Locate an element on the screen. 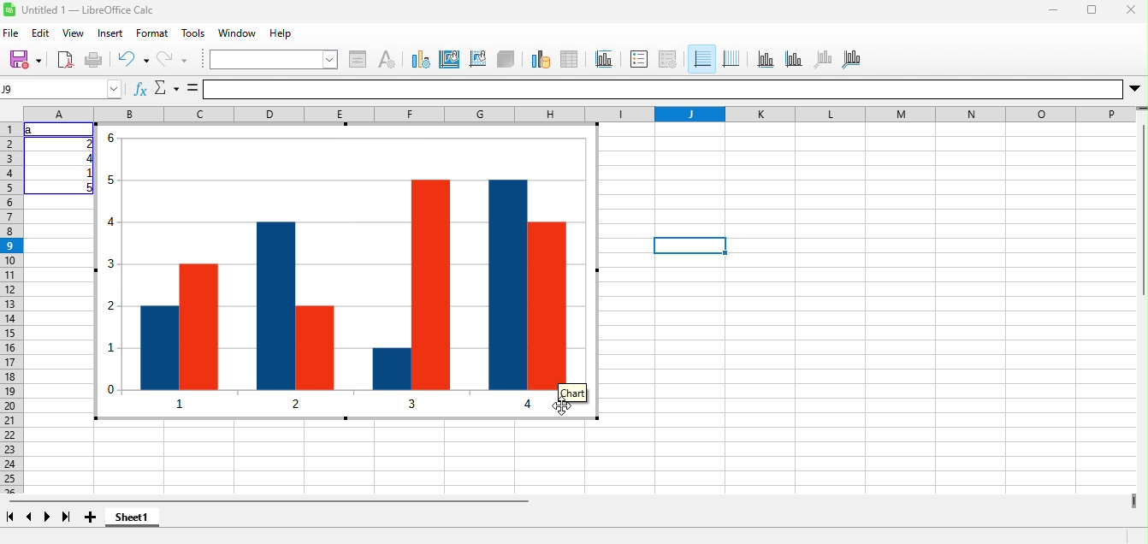 This screenshot has width=1148, height=544. tools is located at coordinates (194, 34).